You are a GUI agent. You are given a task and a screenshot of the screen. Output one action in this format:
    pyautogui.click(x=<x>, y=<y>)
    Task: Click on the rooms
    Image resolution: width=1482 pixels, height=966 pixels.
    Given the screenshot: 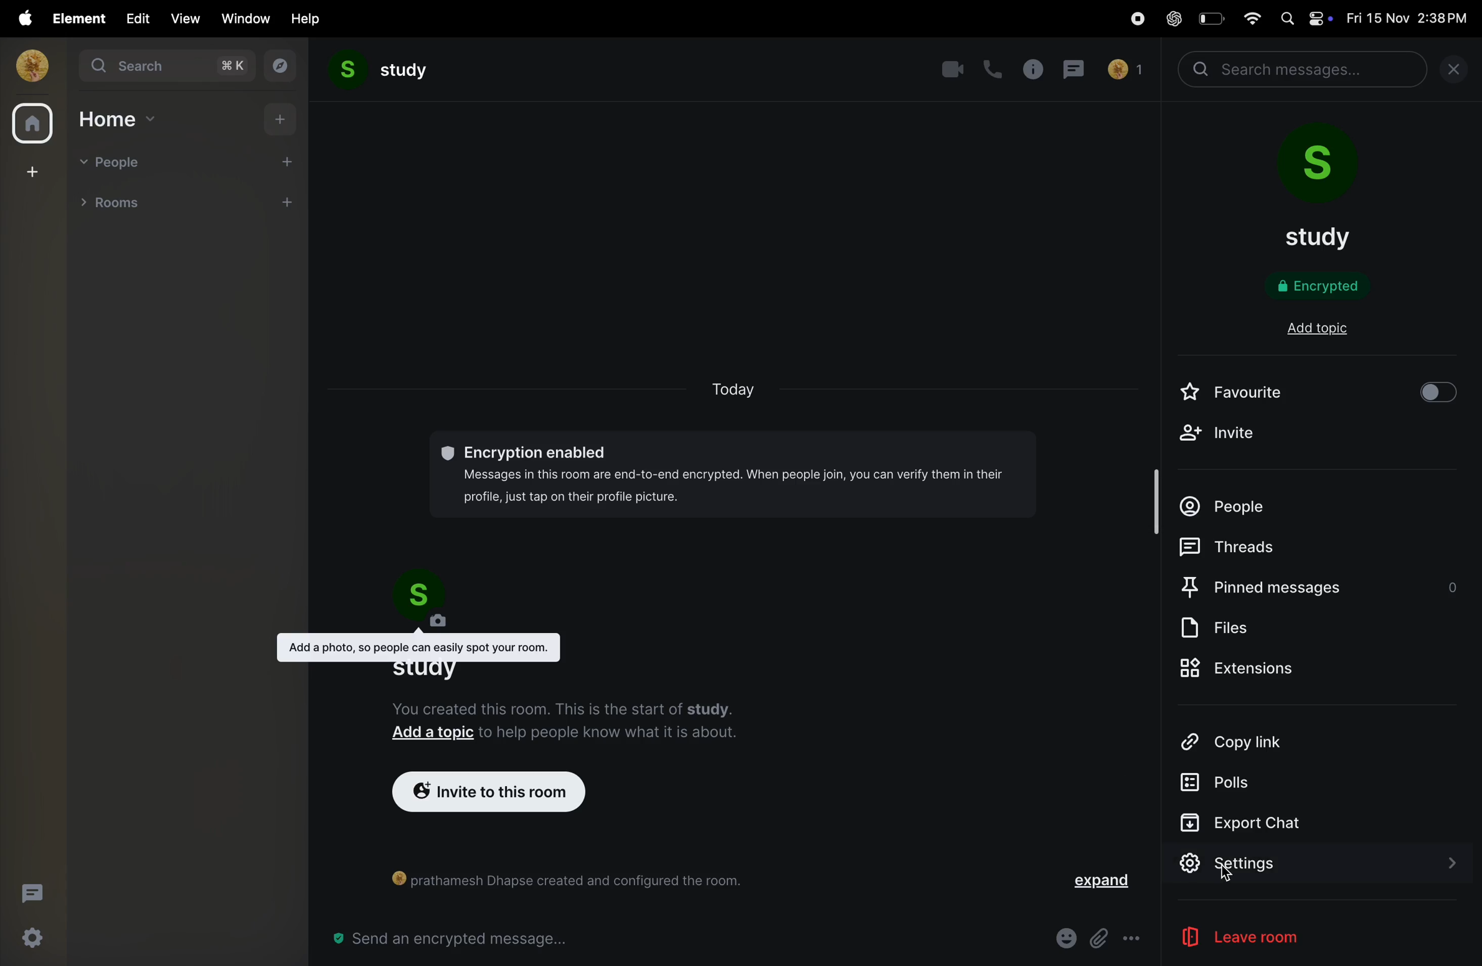 What is the action you would take?
    pyautogui.click(x=116, y=201)
    